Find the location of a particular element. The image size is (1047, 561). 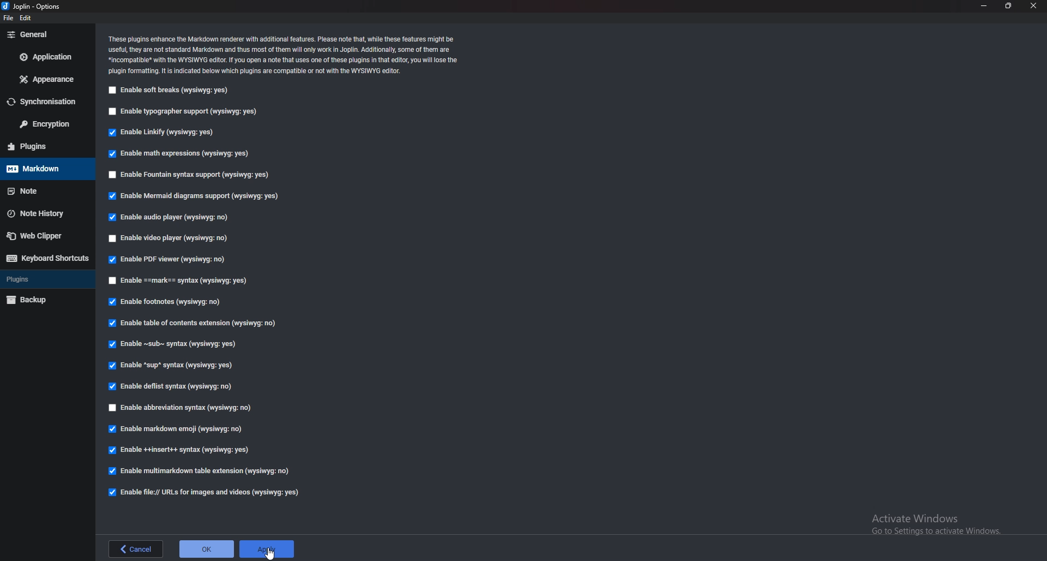

Enable mermaid diagram support is located at coordinates (194, 196).